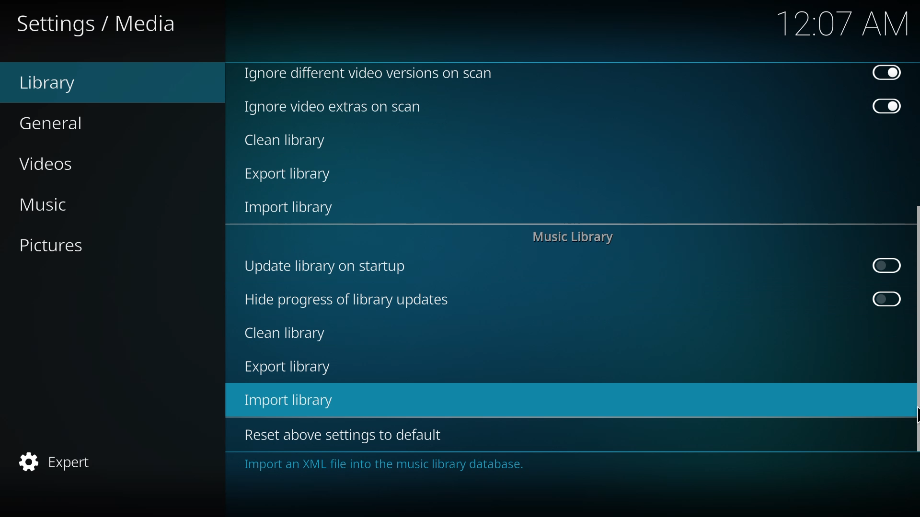  Describe the element at coordinates (368, 72) in the screenshot. I see `ignore` at that location.